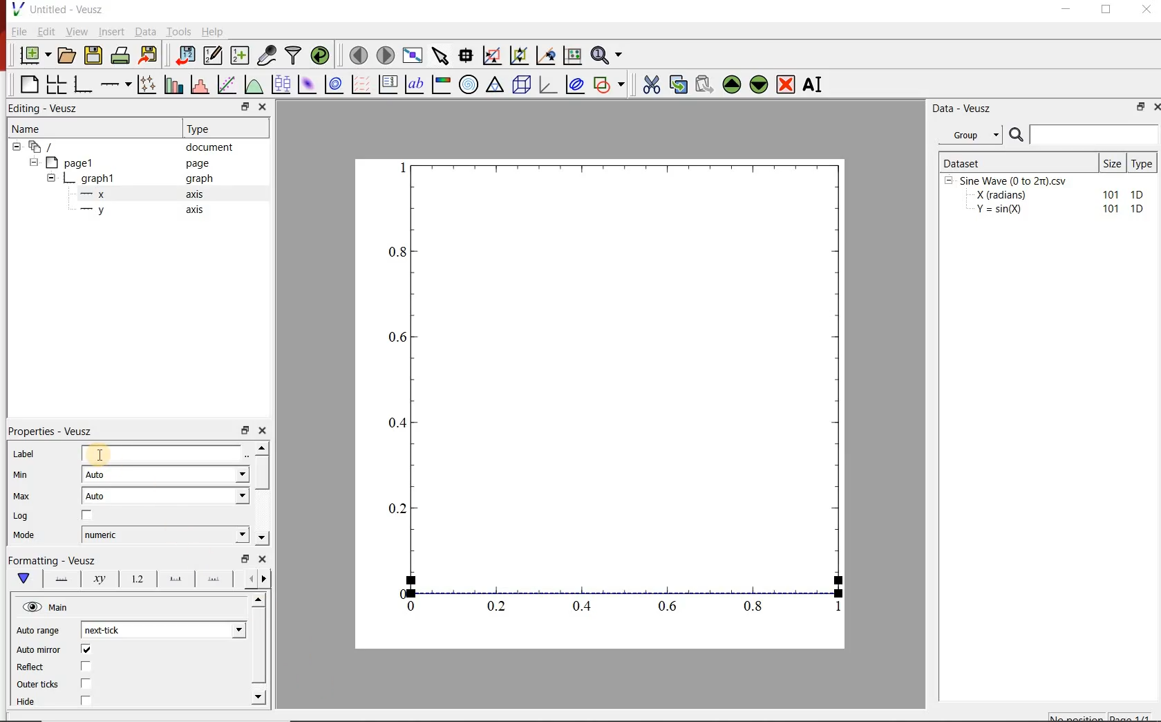 This screenshot has width=1161, height=722. I want to click on Move right, so click(266, 579).